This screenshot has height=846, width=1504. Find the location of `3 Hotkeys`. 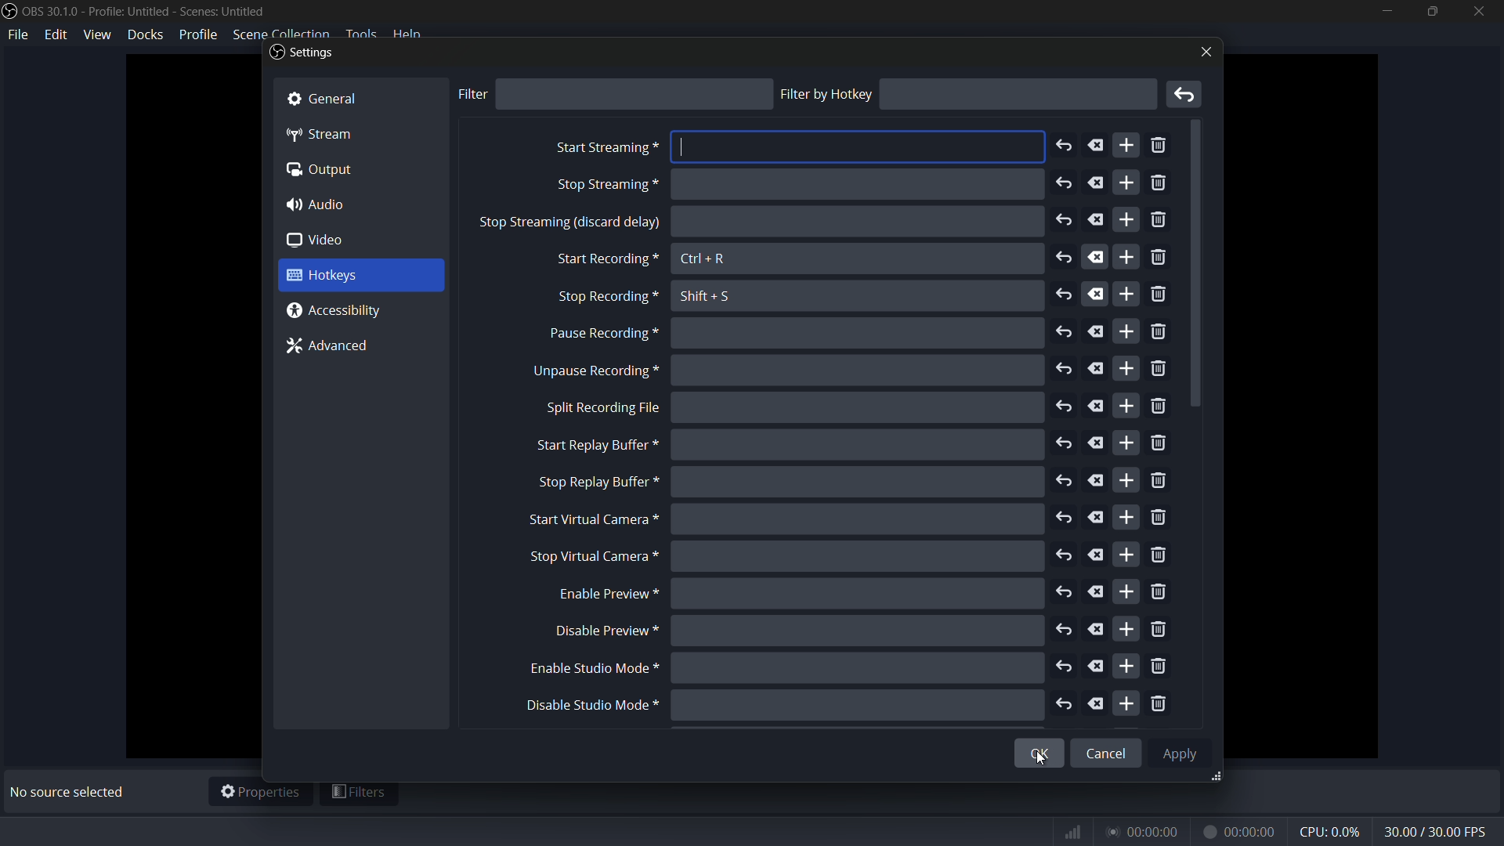

3 Hotkeys is located at coordinates (345, 276).